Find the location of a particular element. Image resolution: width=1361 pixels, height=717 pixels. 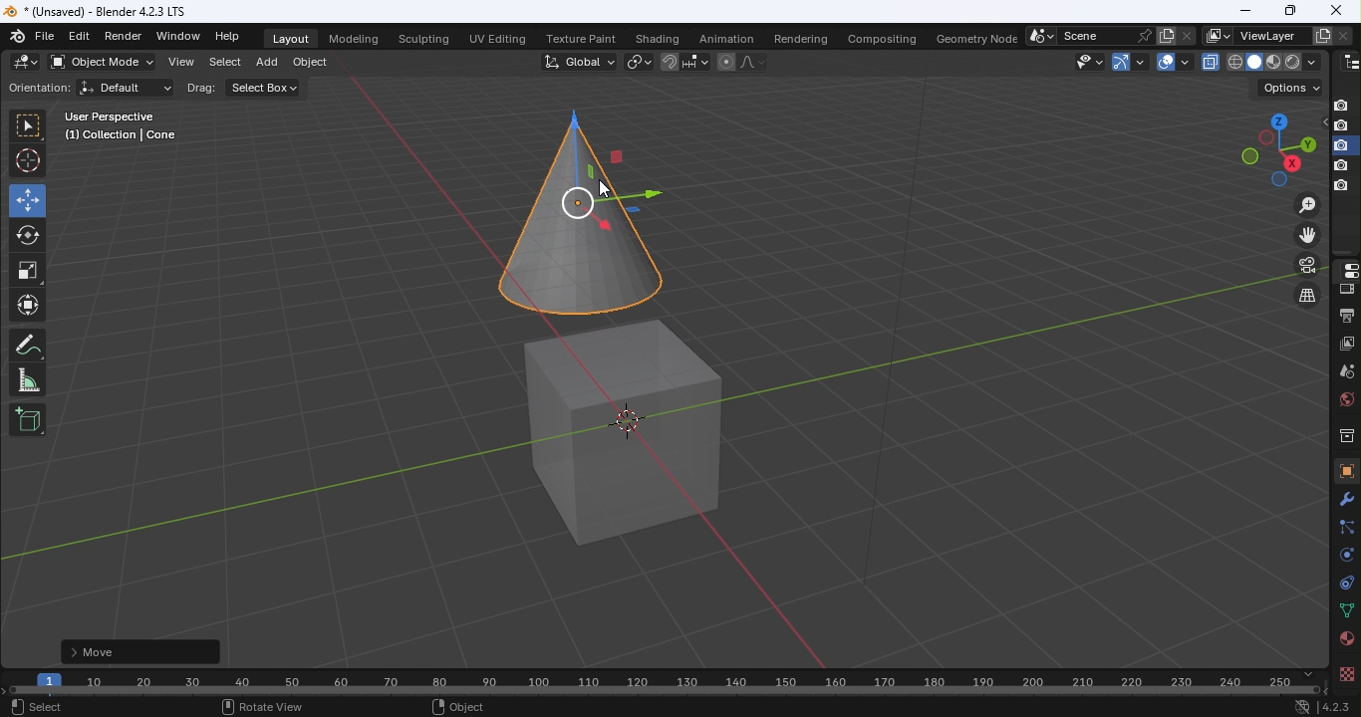

Rotate the view is located at coordinates (1249, 156).